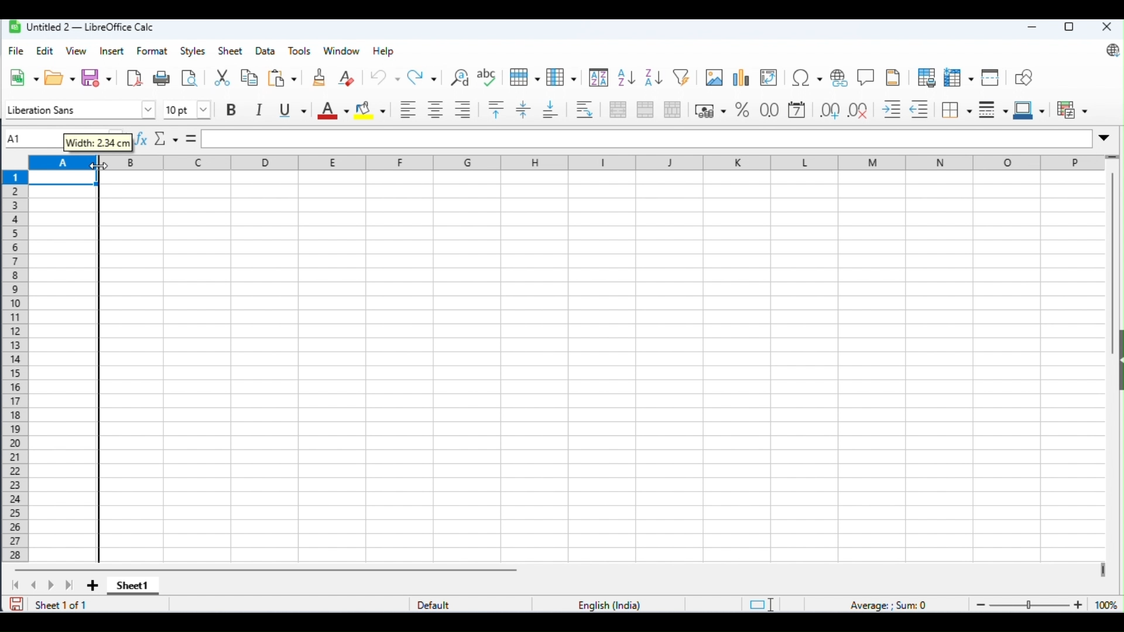 Image resolution: width=1124 pixels, height=632 pixels. I want to click on vertical scroll bar, so click(1115, 267).